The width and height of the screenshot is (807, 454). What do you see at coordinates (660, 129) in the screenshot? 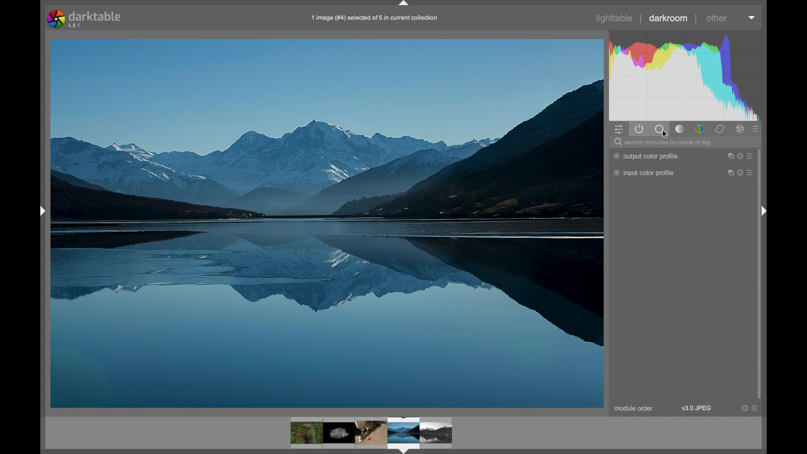
I see `base` at bounding box center [660, 129].